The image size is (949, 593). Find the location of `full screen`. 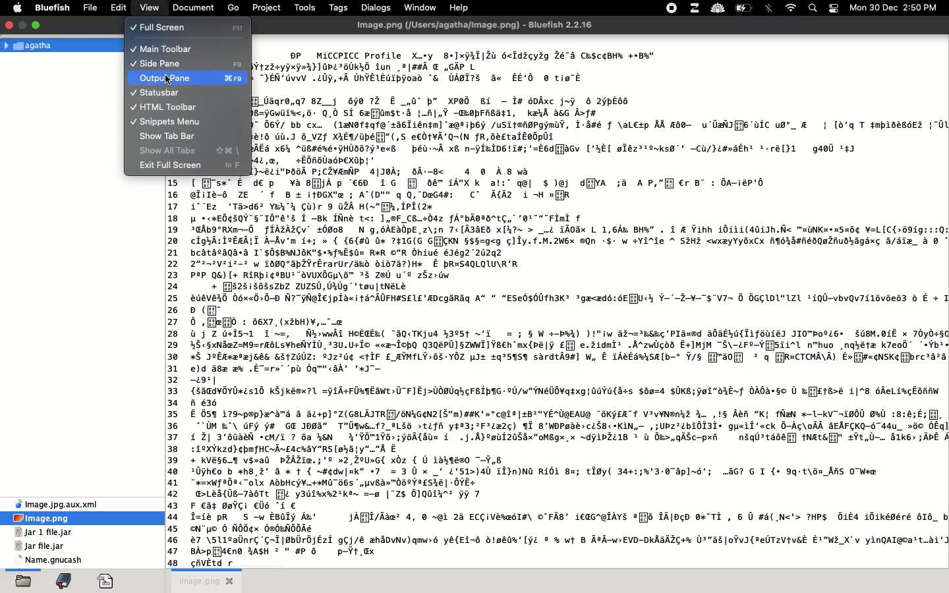

full screen is located at coordinates (192, 27).